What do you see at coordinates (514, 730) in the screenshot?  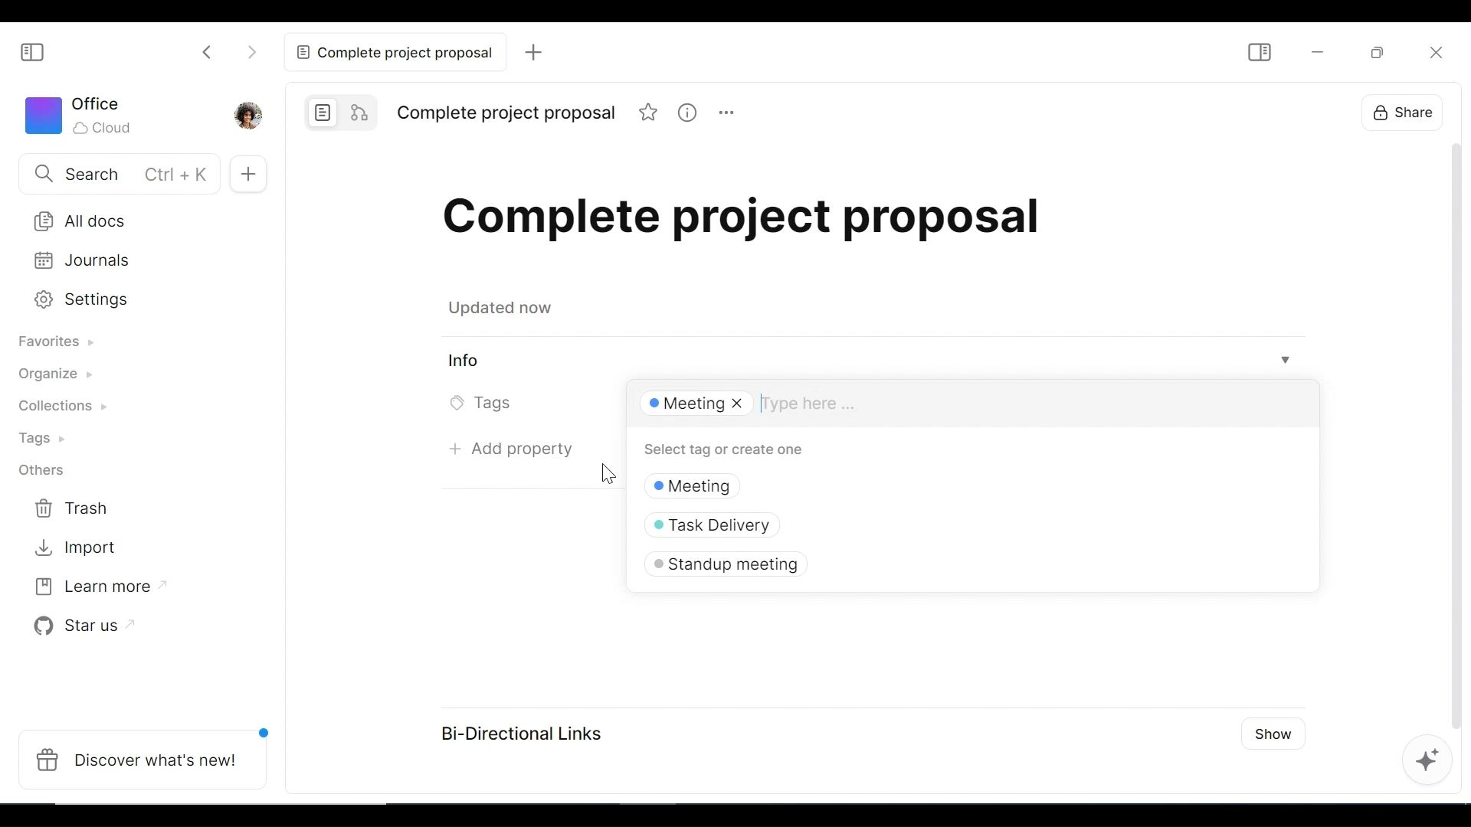 I see `Bi-Directional Links` at bounding box center [514, 730].